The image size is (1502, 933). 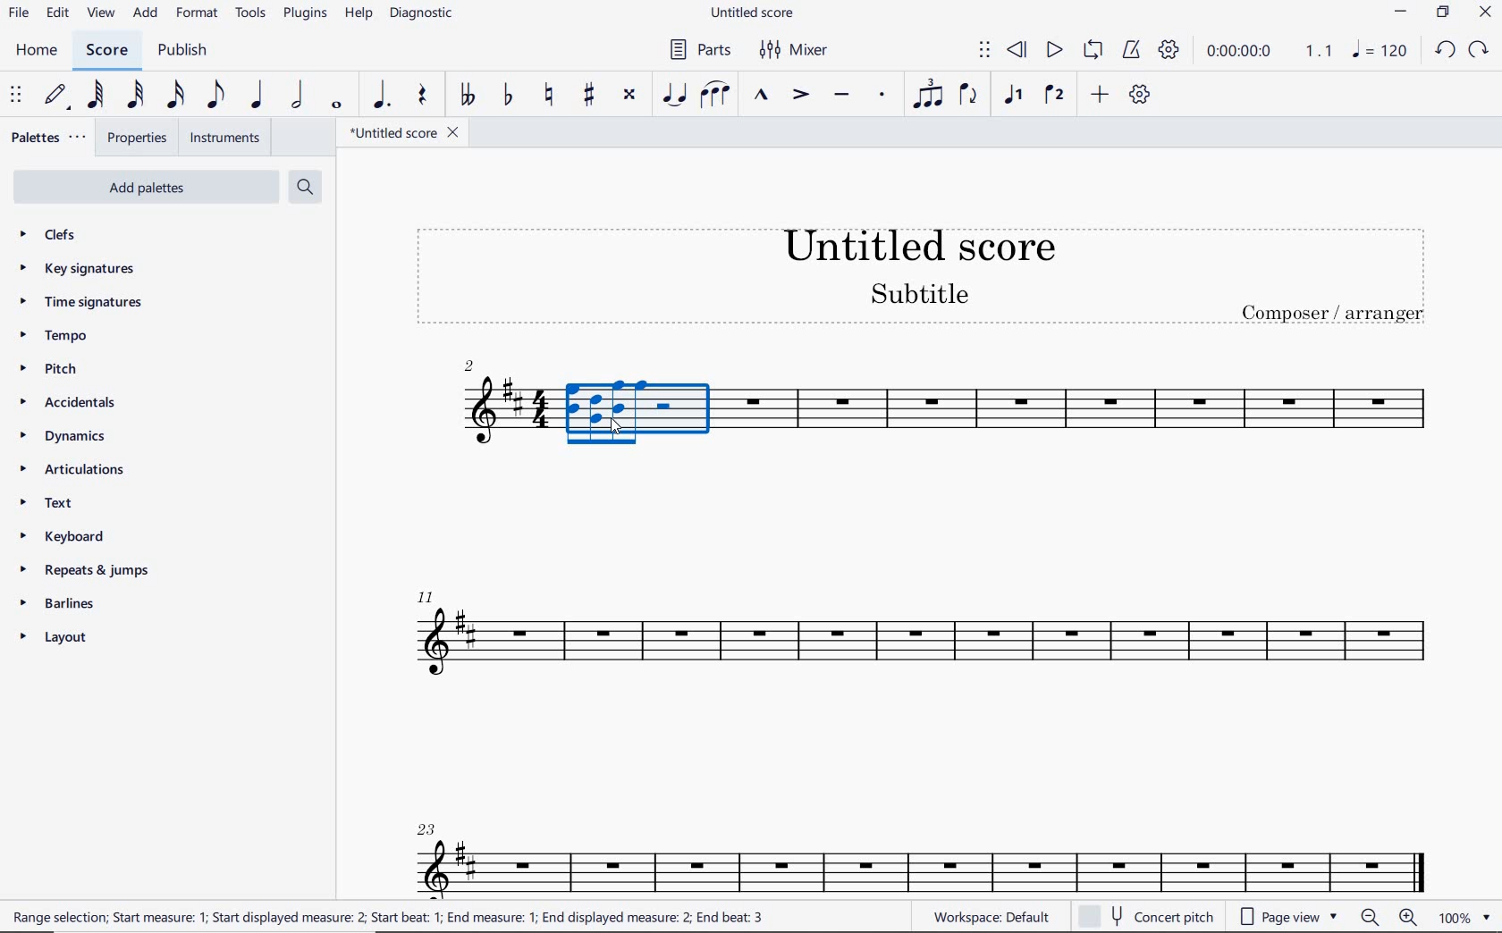 I want to click on TEMPO, so click(x=53, y=337).